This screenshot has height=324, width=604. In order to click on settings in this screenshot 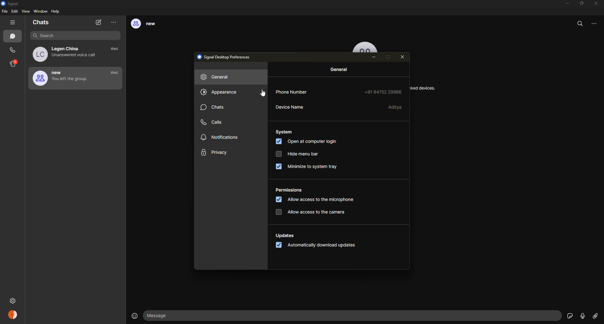, I will do `click(14, 300)`.